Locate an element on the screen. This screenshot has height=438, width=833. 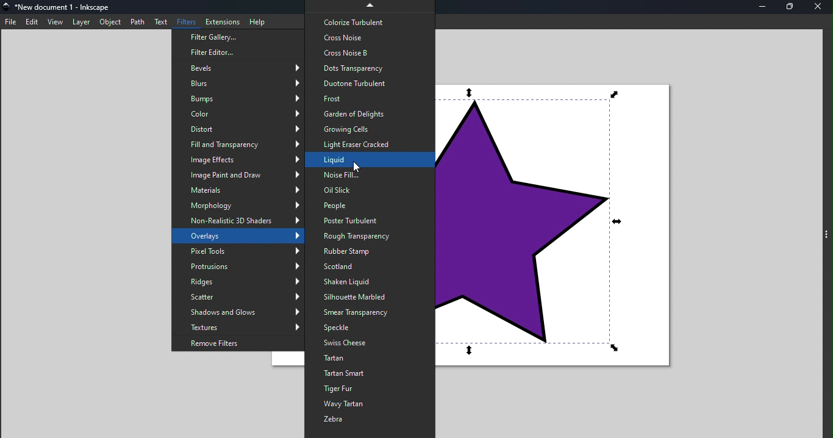
cursor is located at coordinates (358, 165).